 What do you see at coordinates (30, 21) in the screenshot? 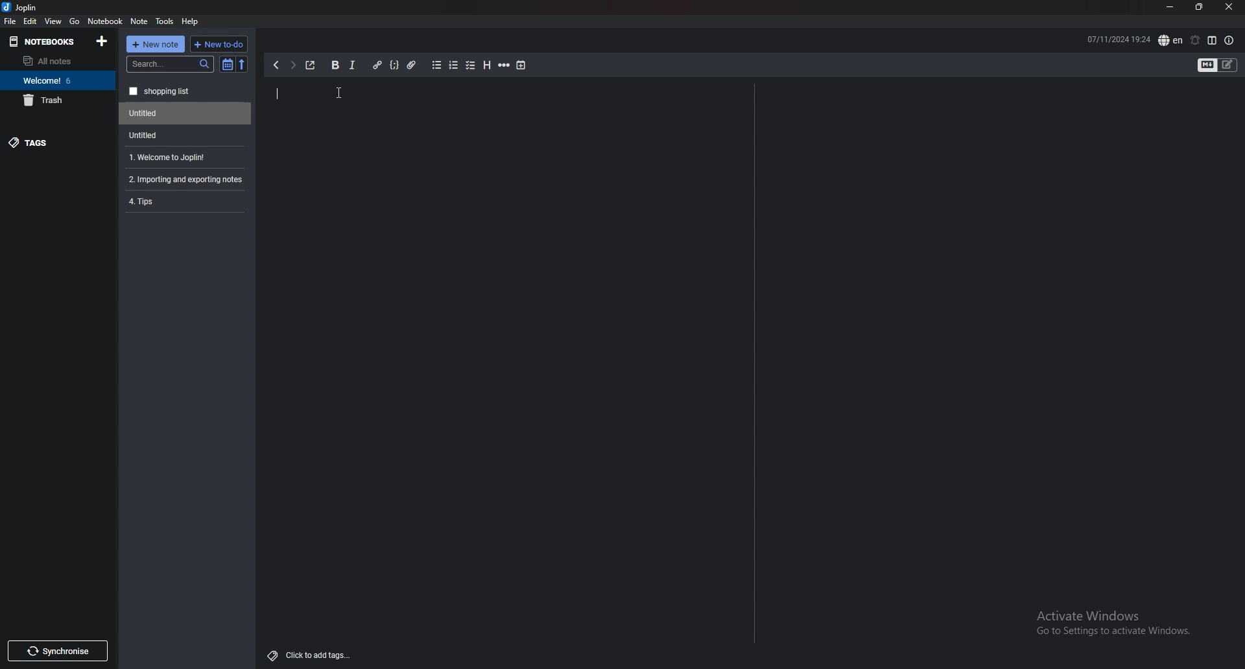
I see `edit` at bounding box center [30, 21].